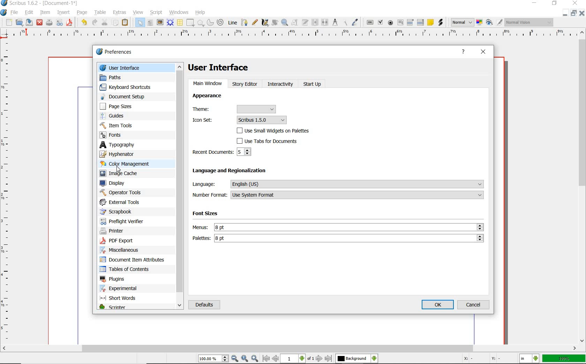 This screenshot has width=586, height=364. What do you see at coordinates (121, 212) in the screenshot?
I see `scrapbook` at bounding box center [121, 212].